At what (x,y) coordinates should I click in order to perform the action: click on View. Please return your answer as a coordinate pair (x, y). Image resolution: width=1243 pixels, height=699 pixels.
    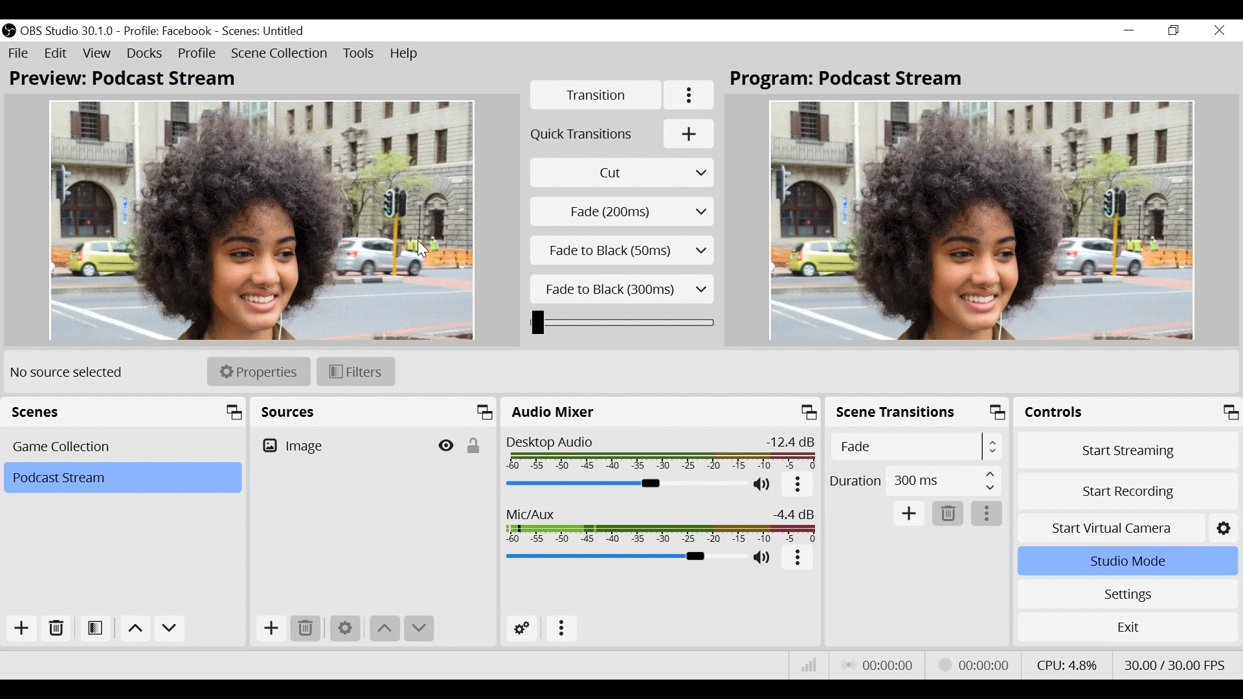
    Looking at the image, I should click on (96, 54).